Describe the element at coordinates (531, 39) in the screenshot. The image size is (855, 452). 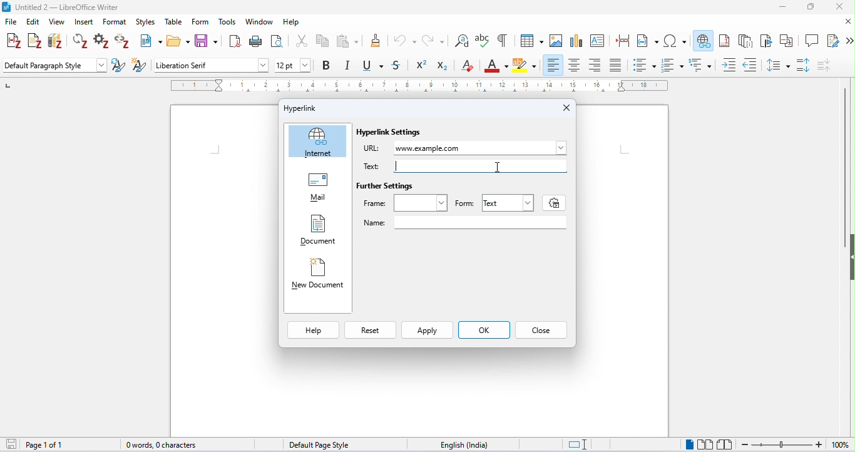
I see `insert table` at that location.